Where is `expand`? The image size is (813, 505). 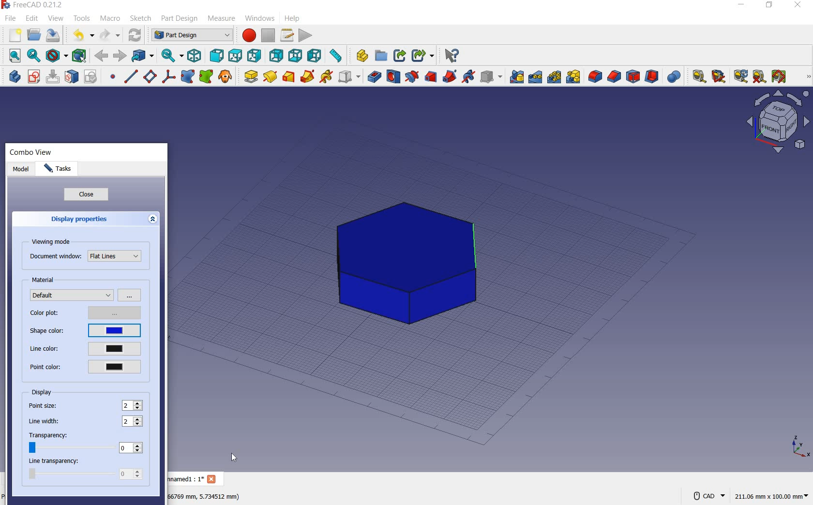
expand is located at coordinates (155, 221).